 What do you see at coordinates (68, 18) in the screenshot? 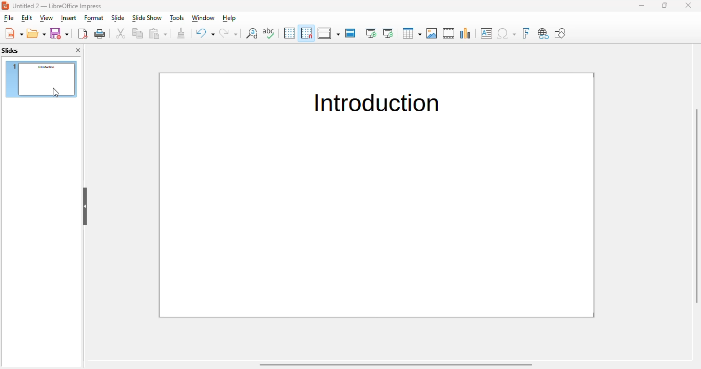
I see `insert` at bounding box center [68, 18].